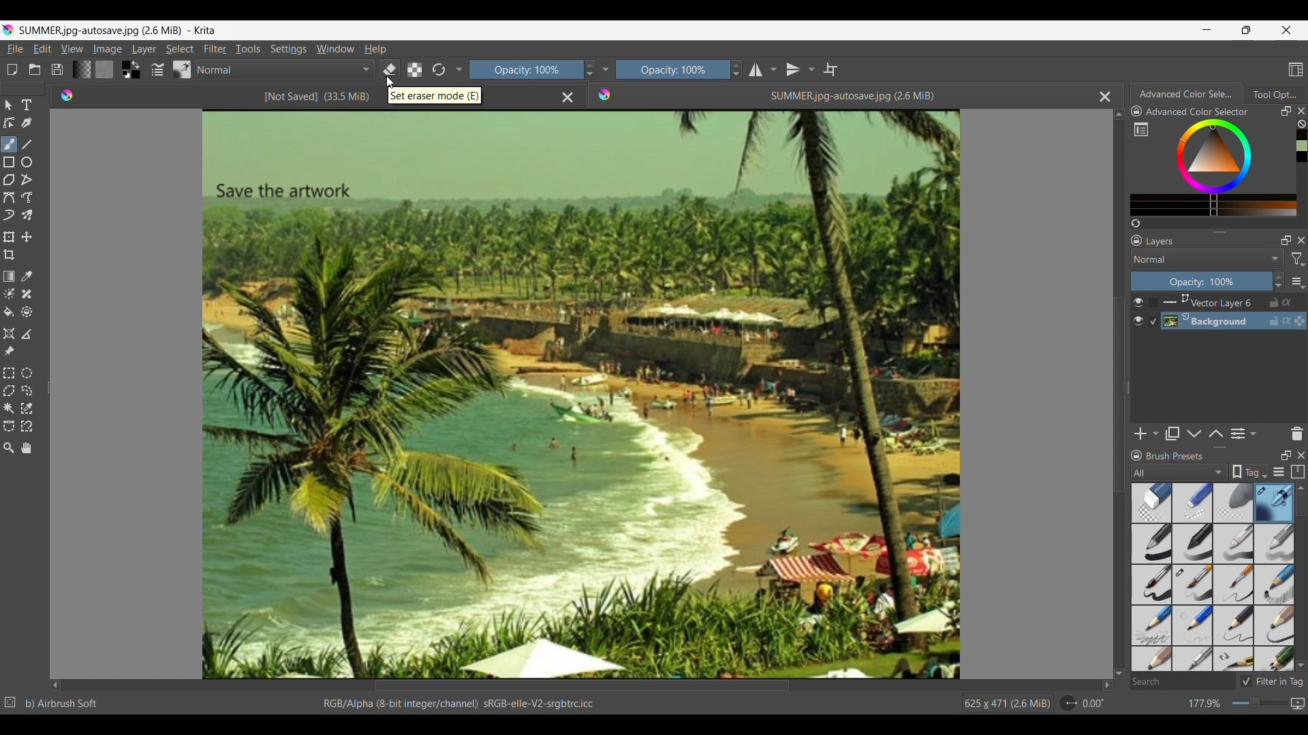 The image size is (1308, 735). What do you see at coordinates (27, 105) in the screenshot?
I see `Type tool` at bounding box center [27, 105].